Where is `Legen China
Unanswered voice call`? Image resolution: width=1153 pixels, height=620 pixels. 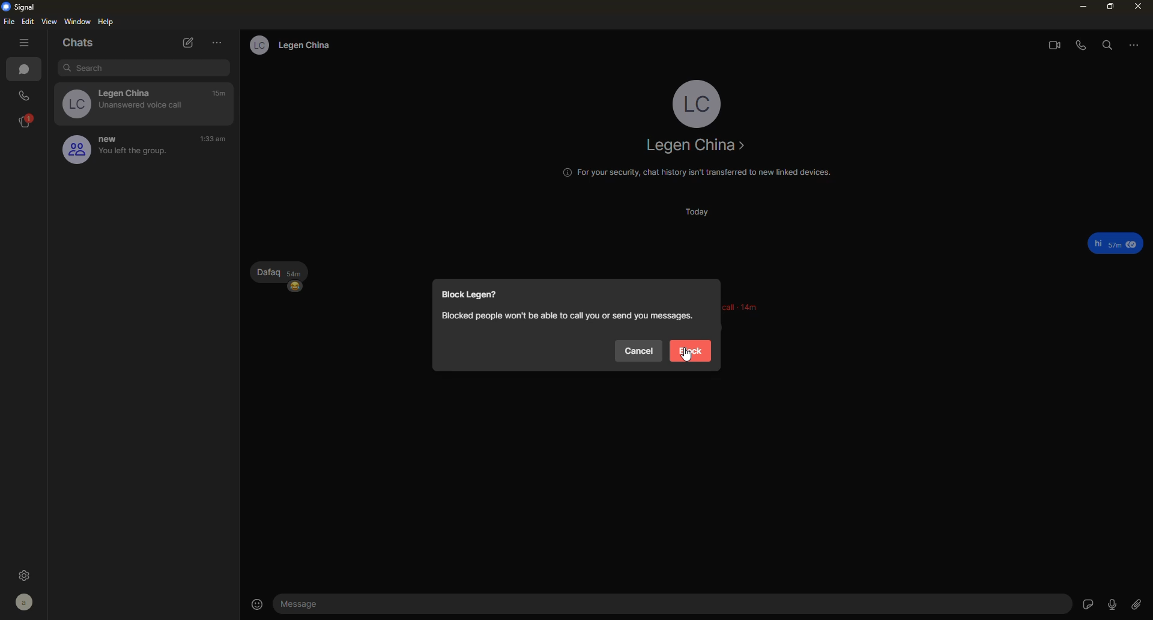
Legen China
Unanswered voice call is located at coordinates (120, 103).